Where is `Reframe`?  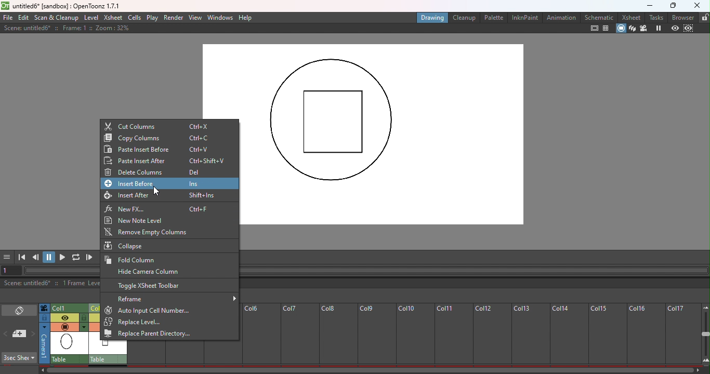
Reframe is located at coordinates (176, 300).